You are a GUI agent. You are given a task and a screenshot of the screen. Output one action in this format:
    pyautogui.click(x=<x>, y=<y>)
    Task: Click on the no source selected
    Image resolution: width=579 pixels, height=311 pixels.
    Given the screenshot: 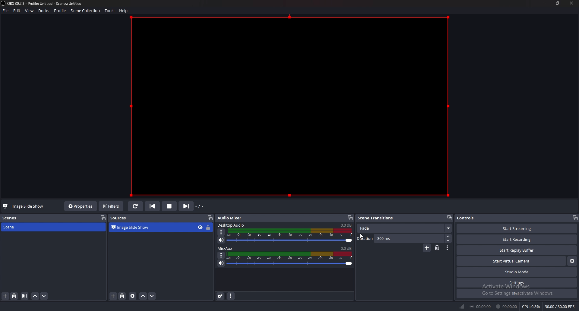 What is the action you would take?
    pyautogui.click(x=21, y=206)
    